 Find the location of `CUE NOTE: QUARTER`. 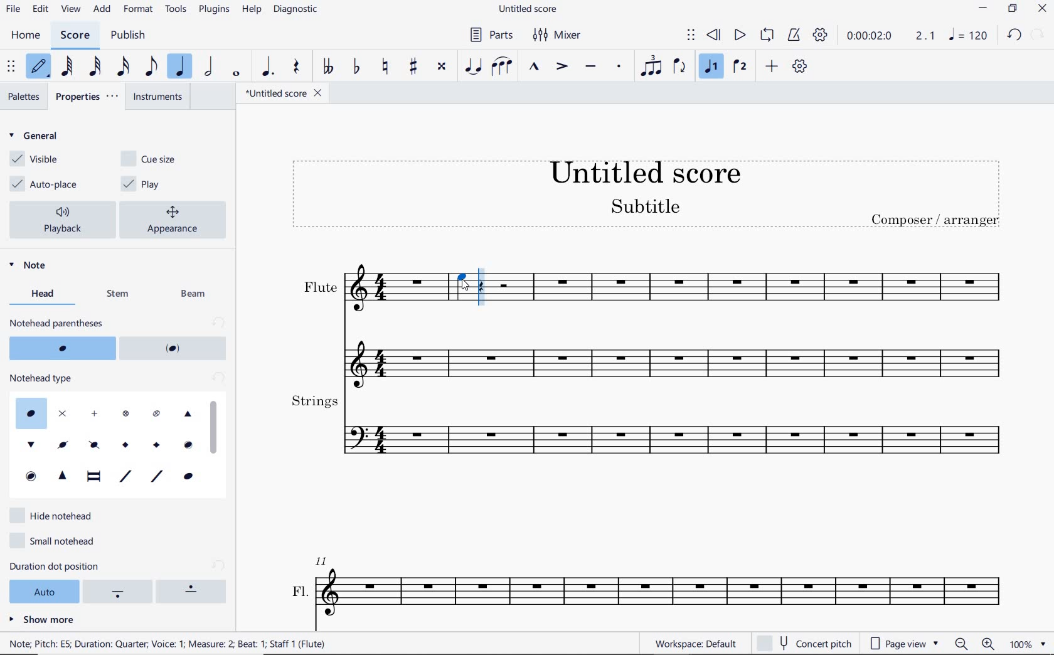

CUE NOTE: QUARTER is located at coordinates (461, 288).